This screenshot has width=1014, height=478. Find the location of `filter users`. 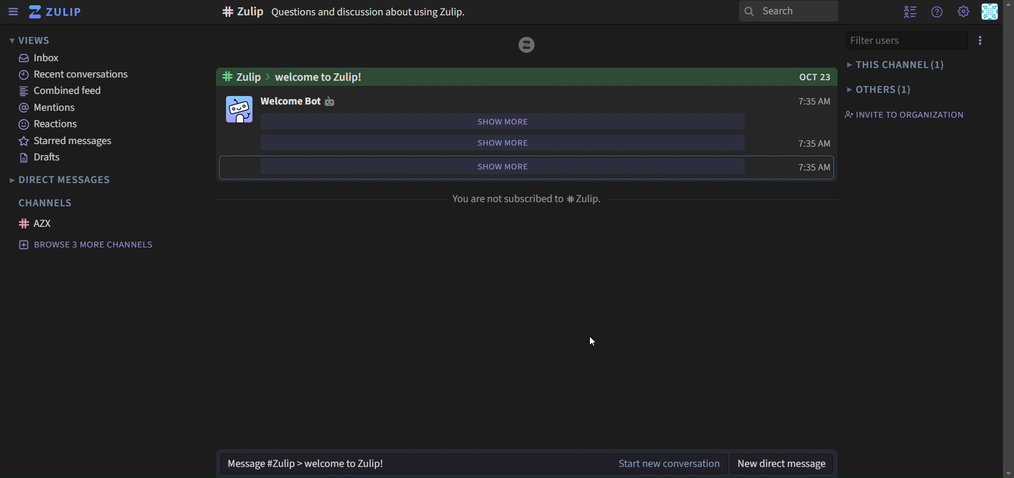

filter users is located at coordinates (902, 41).